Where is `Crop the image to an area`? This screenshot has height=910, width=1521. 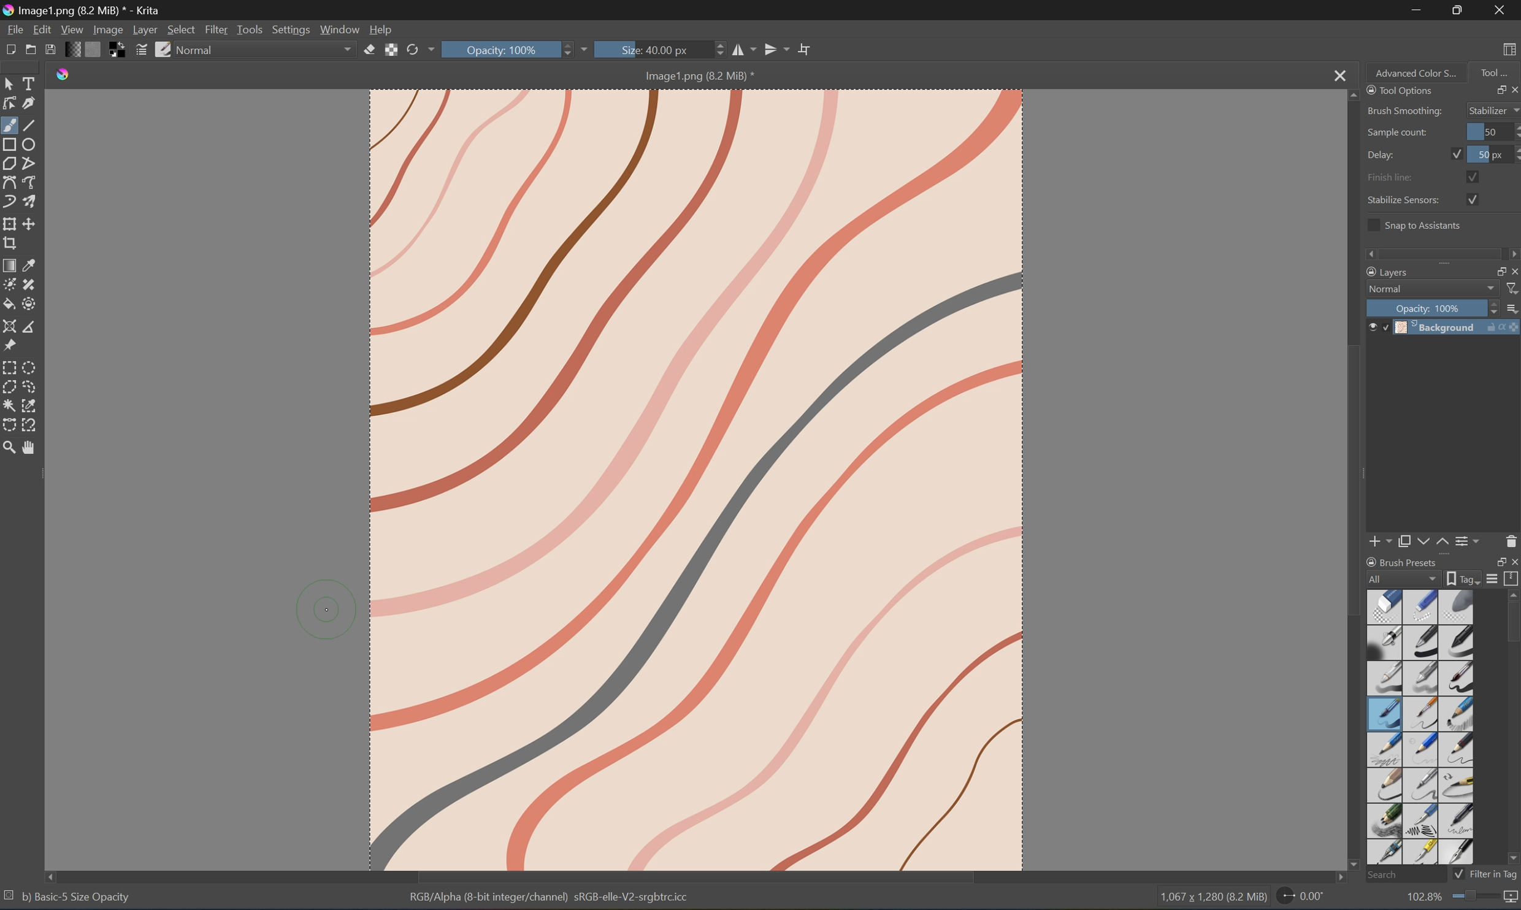 Crop the image to an area is located at coordinates (10, 243).